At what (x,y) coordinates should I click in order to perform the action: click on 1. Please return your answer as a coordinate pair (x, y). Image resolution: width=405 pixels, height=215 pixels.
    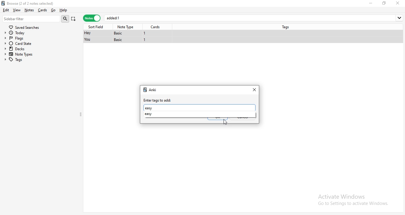
    Looking at the image, I should click on (145, 40).